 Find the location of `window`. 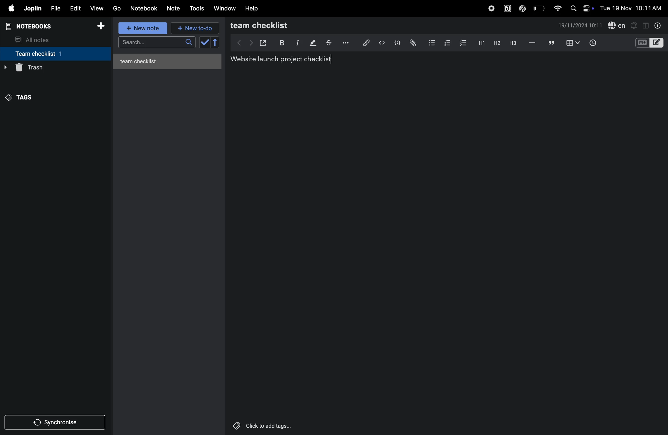

window is located at coordinates (224, 9).